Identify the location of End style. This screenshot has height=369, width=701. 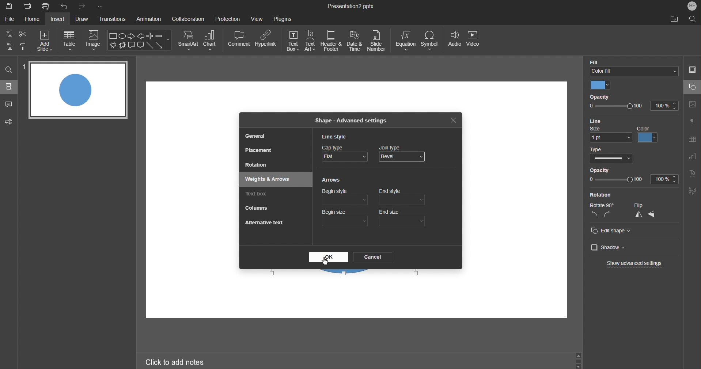
(403, 197).